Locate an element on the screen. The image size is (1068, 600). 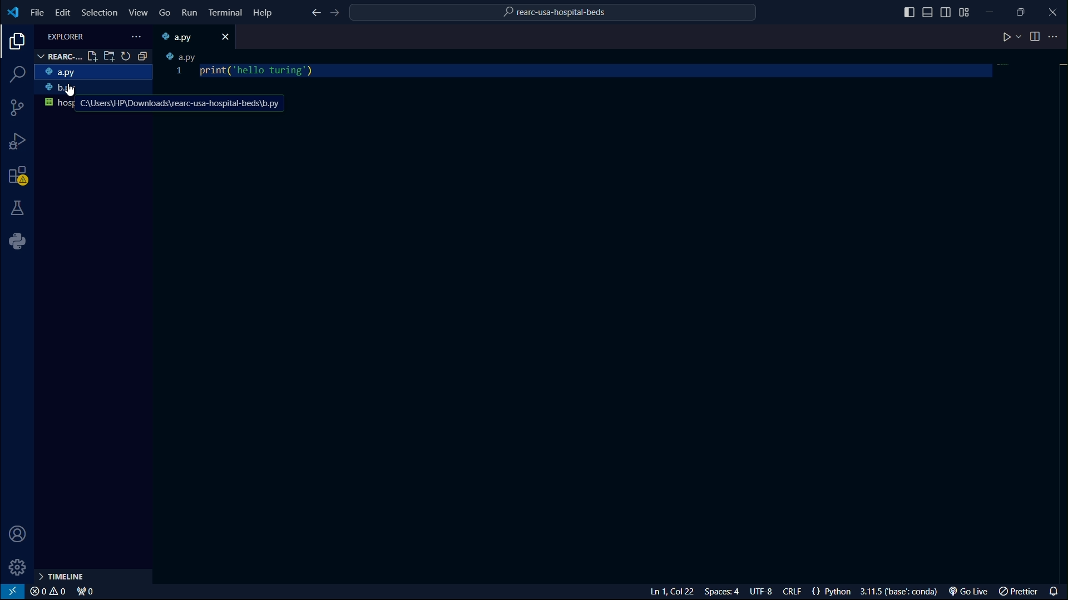
 rearc-usa-hospital-beds is located at coordinates (560, 11).